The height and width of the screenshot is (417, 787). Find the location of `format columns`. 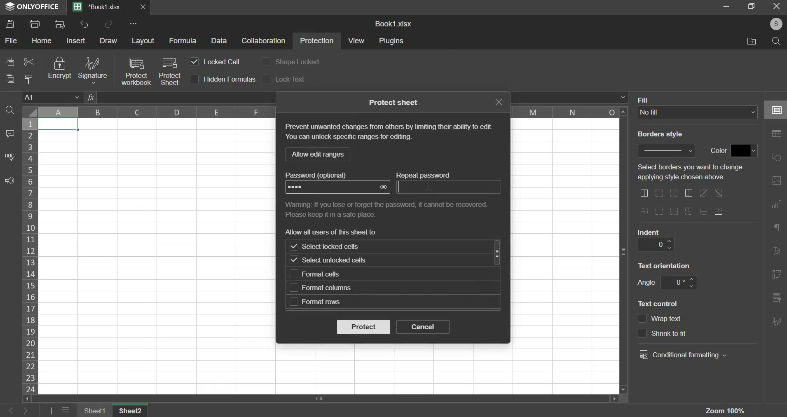

format columns is located at coordinates (328, 288).